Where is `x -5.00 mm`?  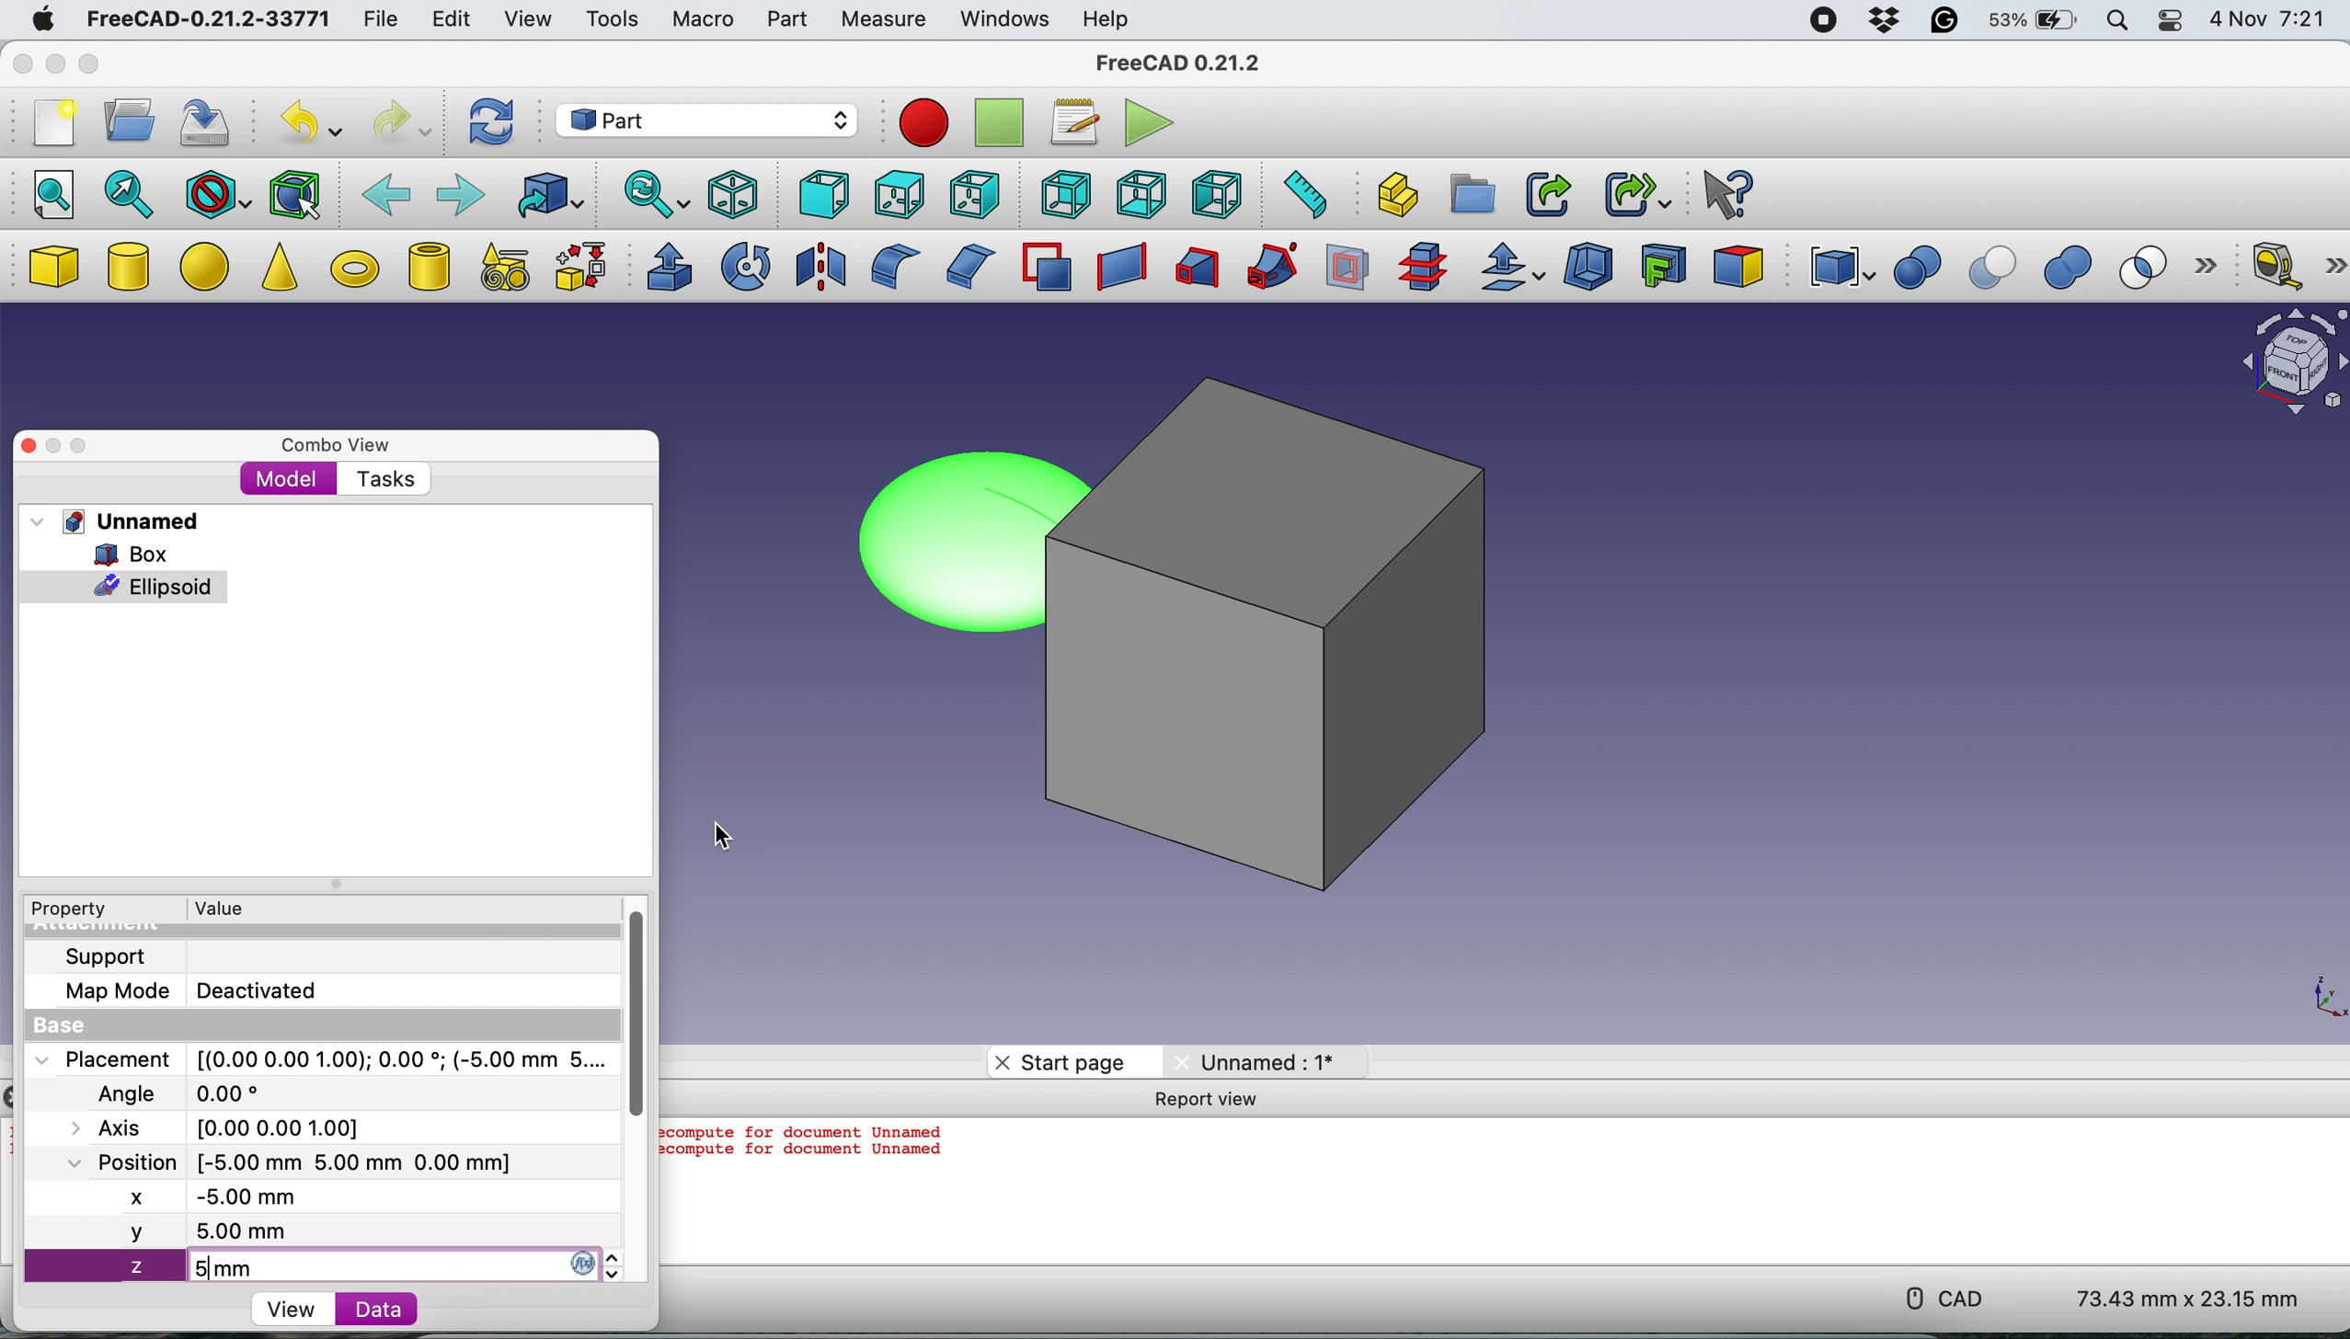 x -5.00 mm is located at coordinates (219, 1199).